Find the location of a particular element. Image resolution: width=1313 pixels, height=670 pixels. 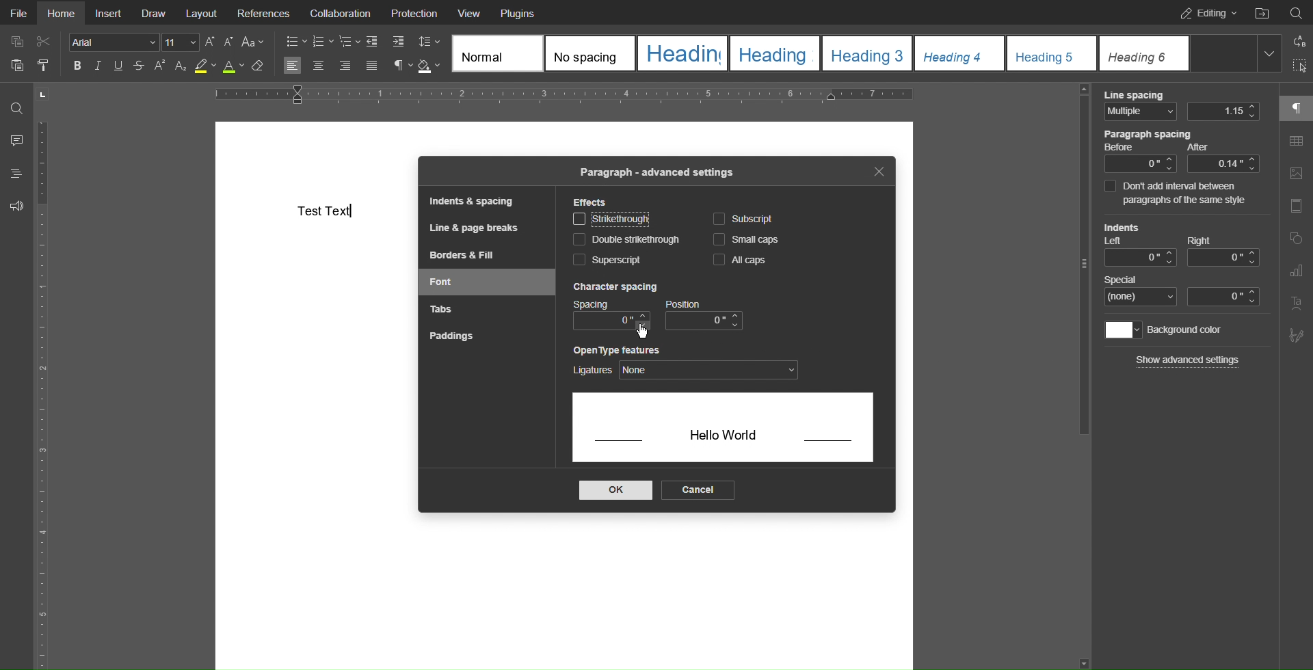

Highlight is located at coordinates (205, 66).